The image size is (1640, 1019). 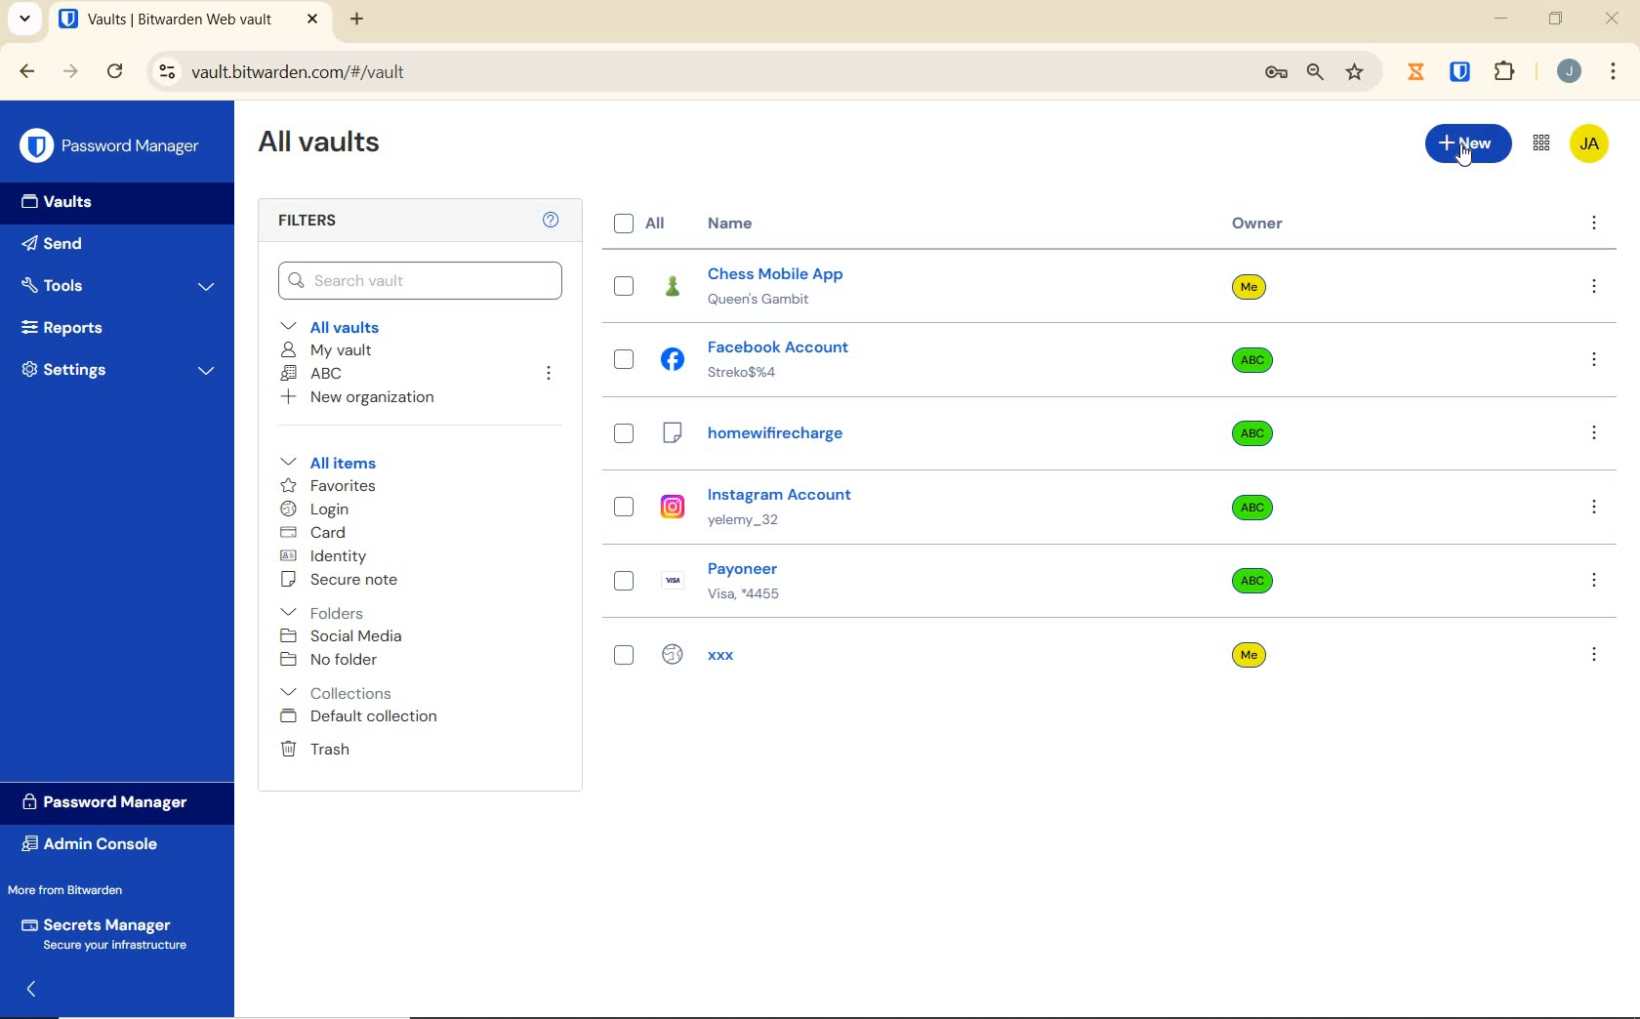 I want to click on Secrets Manager, so click(x=109, y=934).